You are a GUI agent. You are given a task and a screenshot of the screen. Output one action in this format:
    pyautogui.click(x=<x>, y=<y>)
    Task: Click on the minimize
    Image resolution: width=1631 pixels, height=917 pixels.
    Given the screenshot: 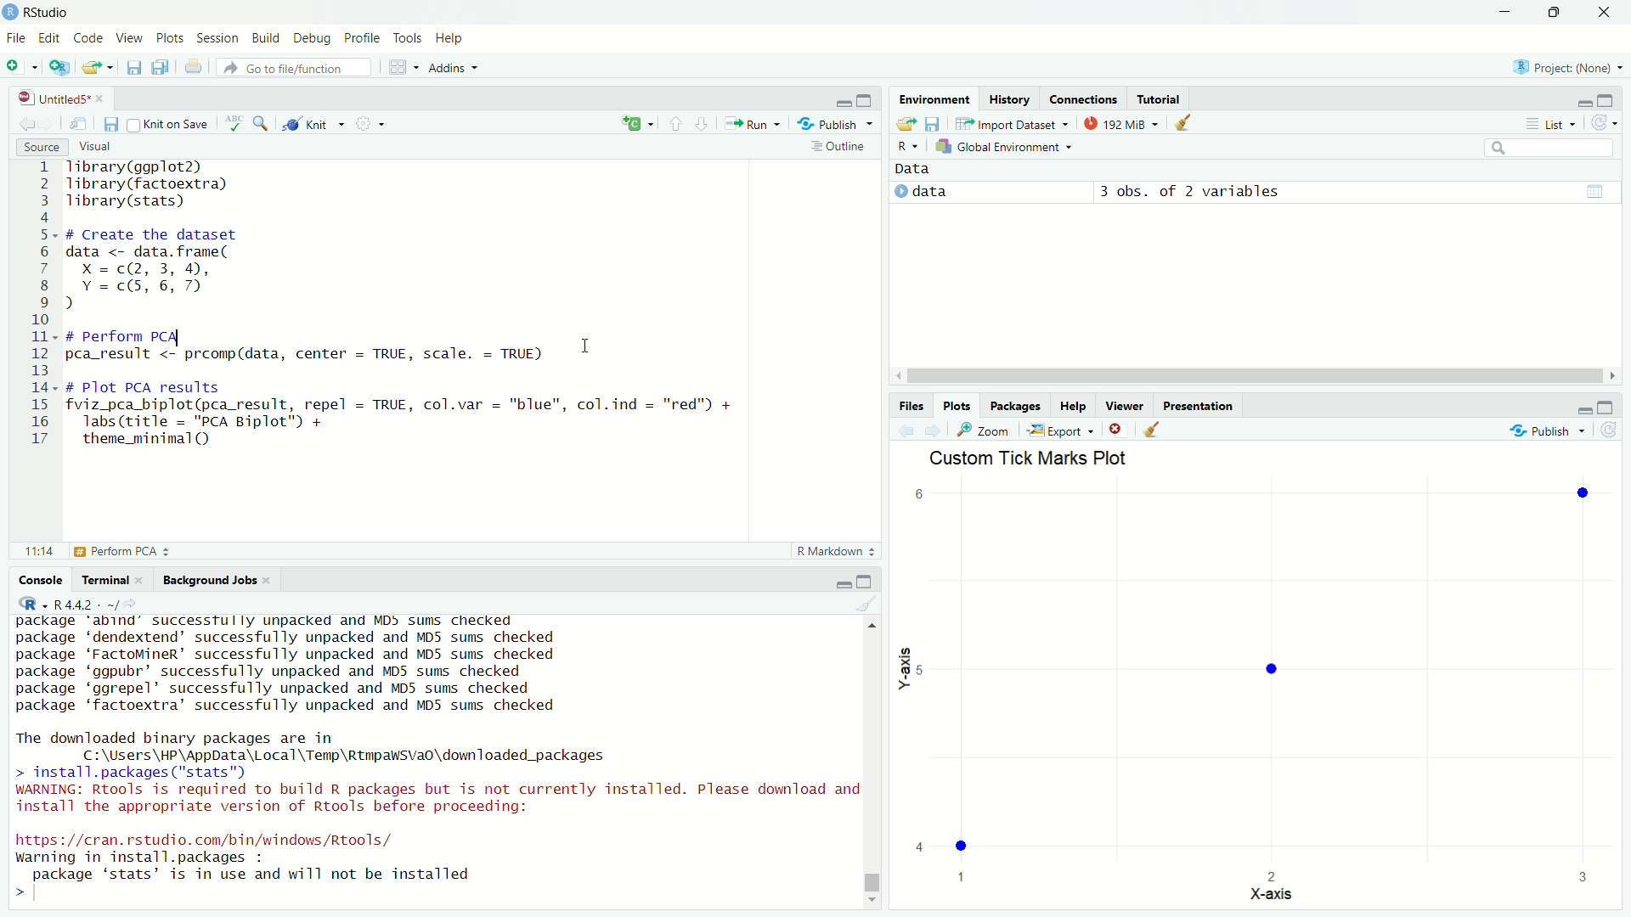 What is the action you would take?
    pyautogui.click(x=1583, y=101)
    